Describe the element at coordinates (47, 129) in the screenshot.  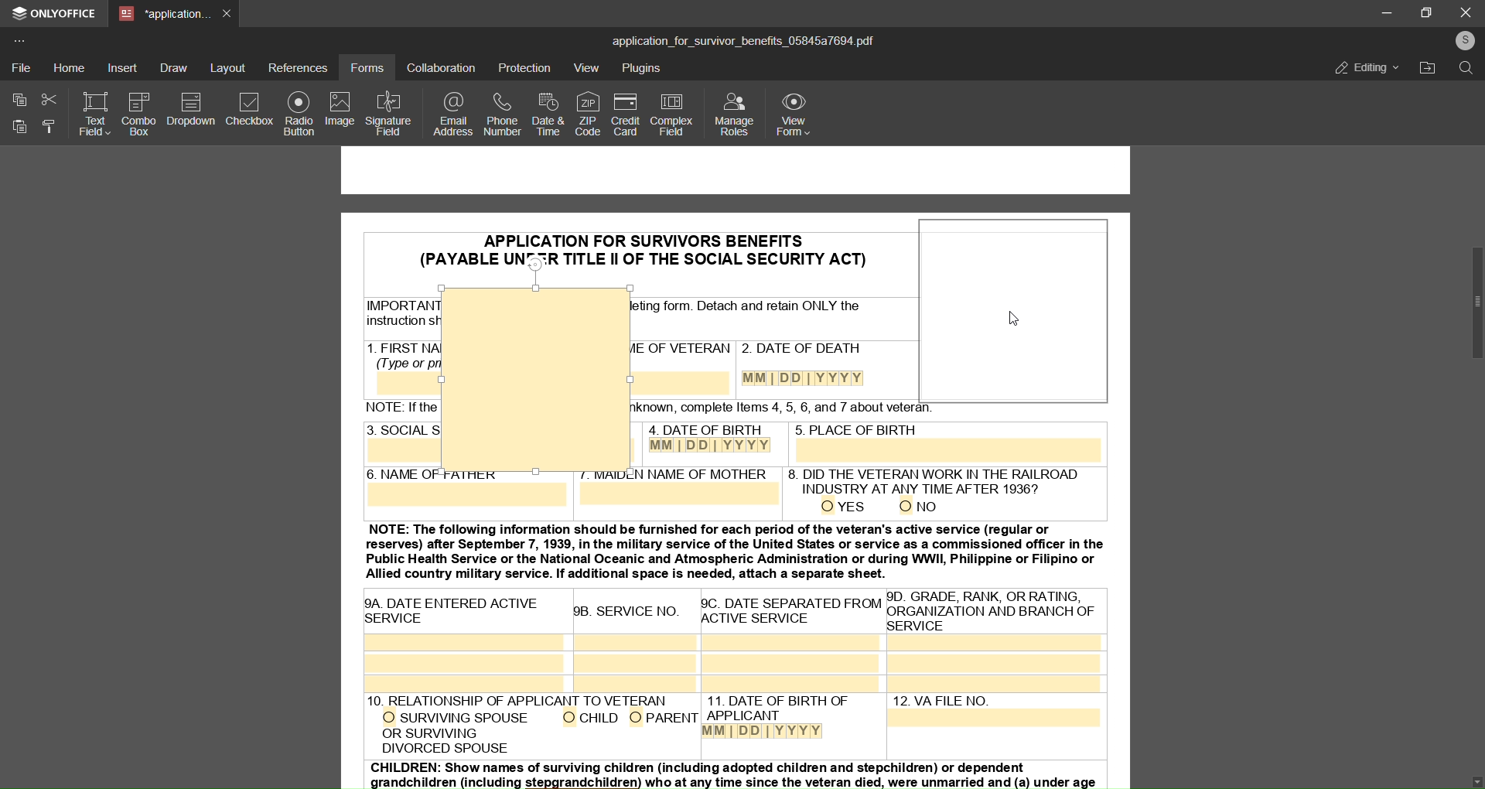
I see `format` at that location.